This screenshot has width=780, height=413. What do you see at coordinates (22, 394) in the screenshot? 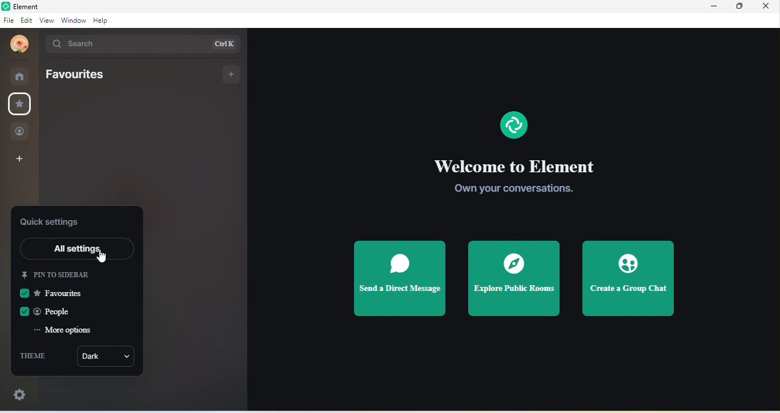
I see `quick settings` at bounding box center [22, 394].